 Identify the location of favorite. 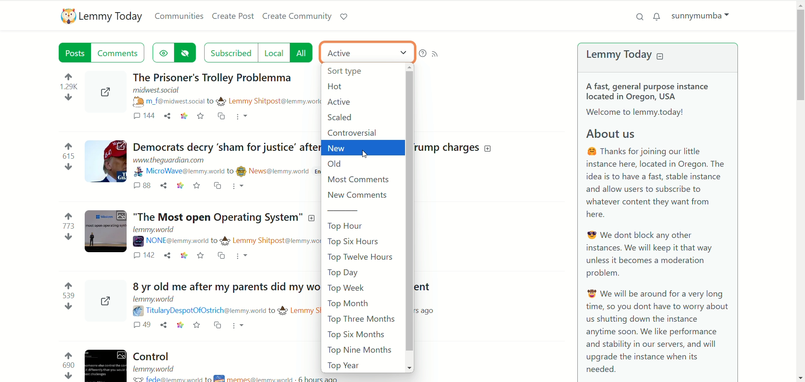
(196, 326).